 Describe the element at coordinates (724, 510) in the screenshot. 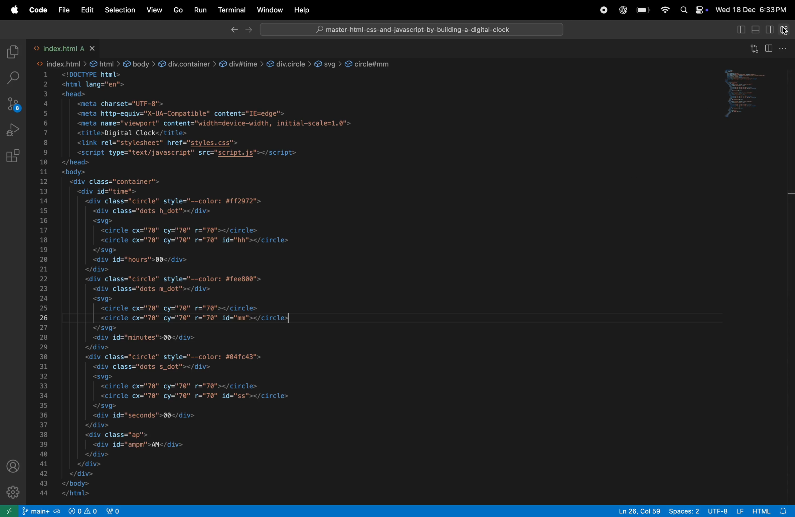

I see `utf -8 lf` at that location.